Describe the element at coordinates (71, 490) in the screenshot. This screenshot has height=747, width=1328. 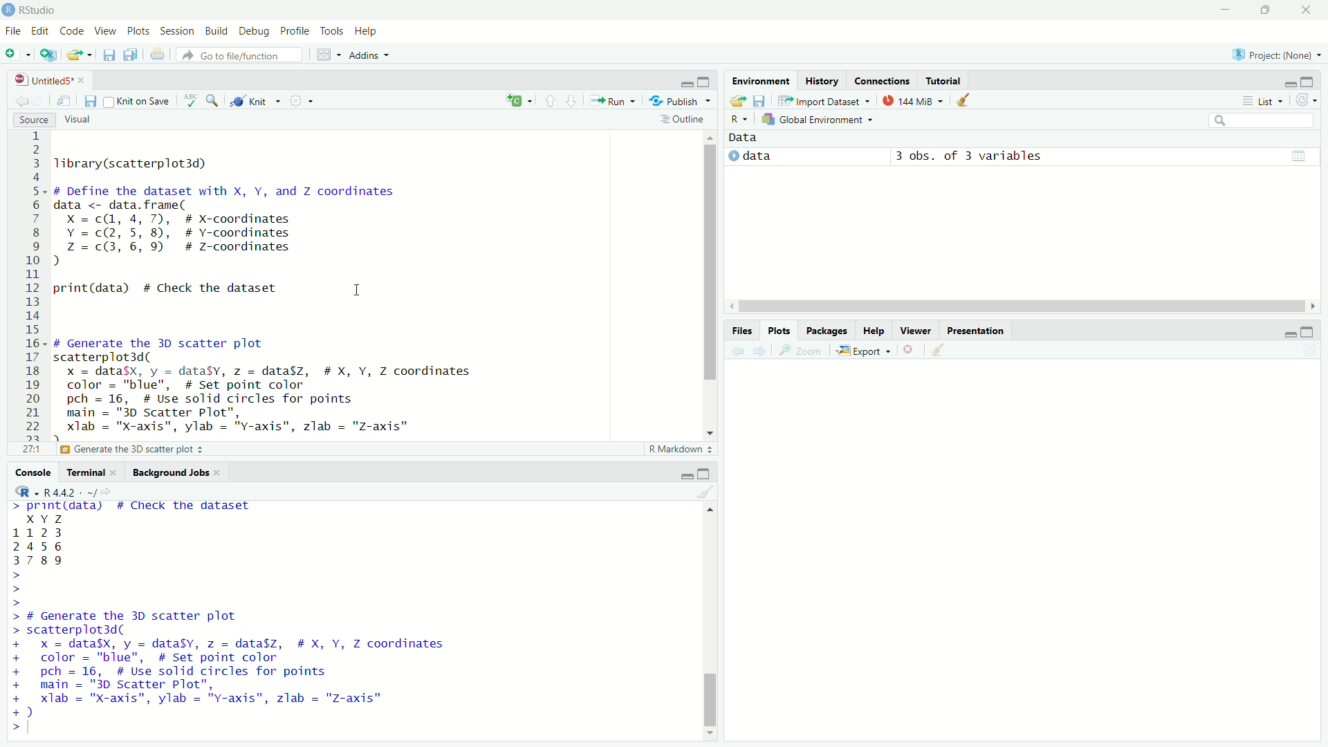
I see `+R442 - ~/` at that location.